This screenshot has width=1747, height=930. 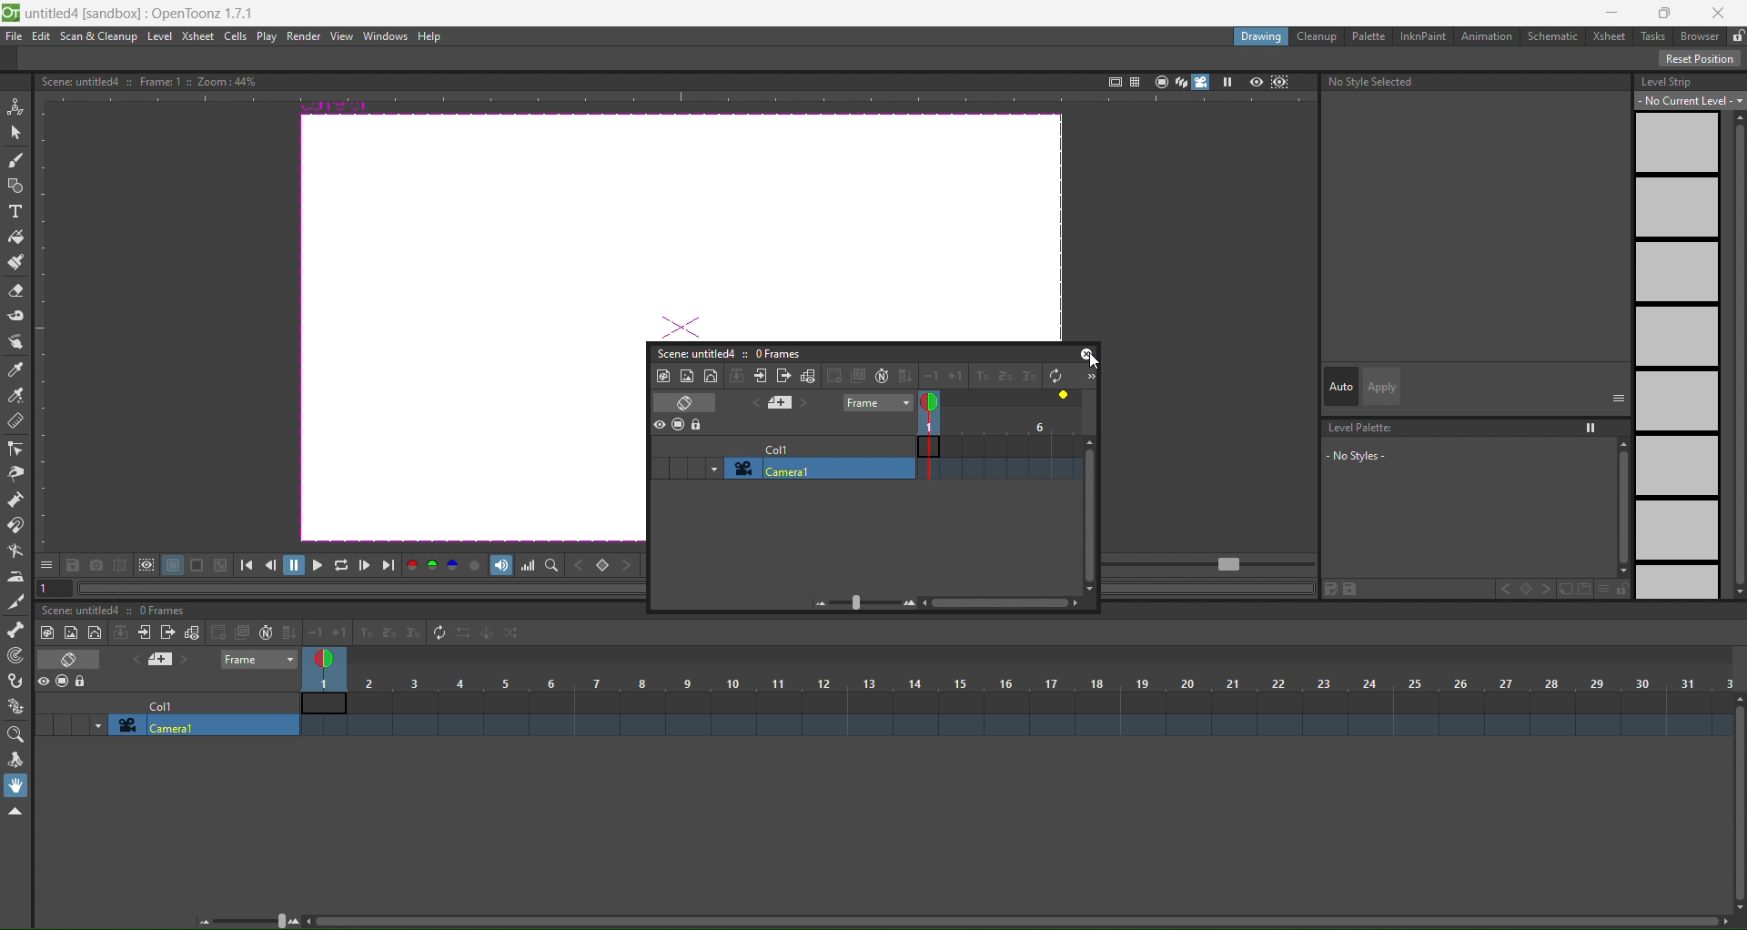 I want to click on new toonz raster level, so click(x=49, y=632).